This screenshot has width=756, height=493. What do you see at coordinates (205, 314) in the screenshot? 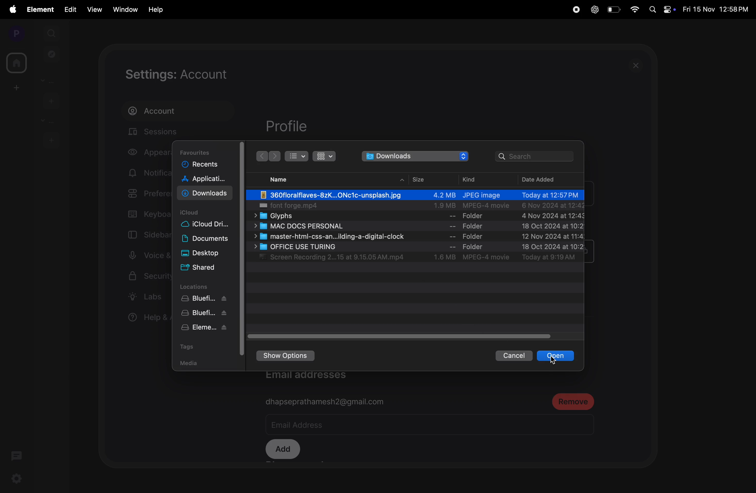
I see `bluefish apk` at bounding box center [205, 314].